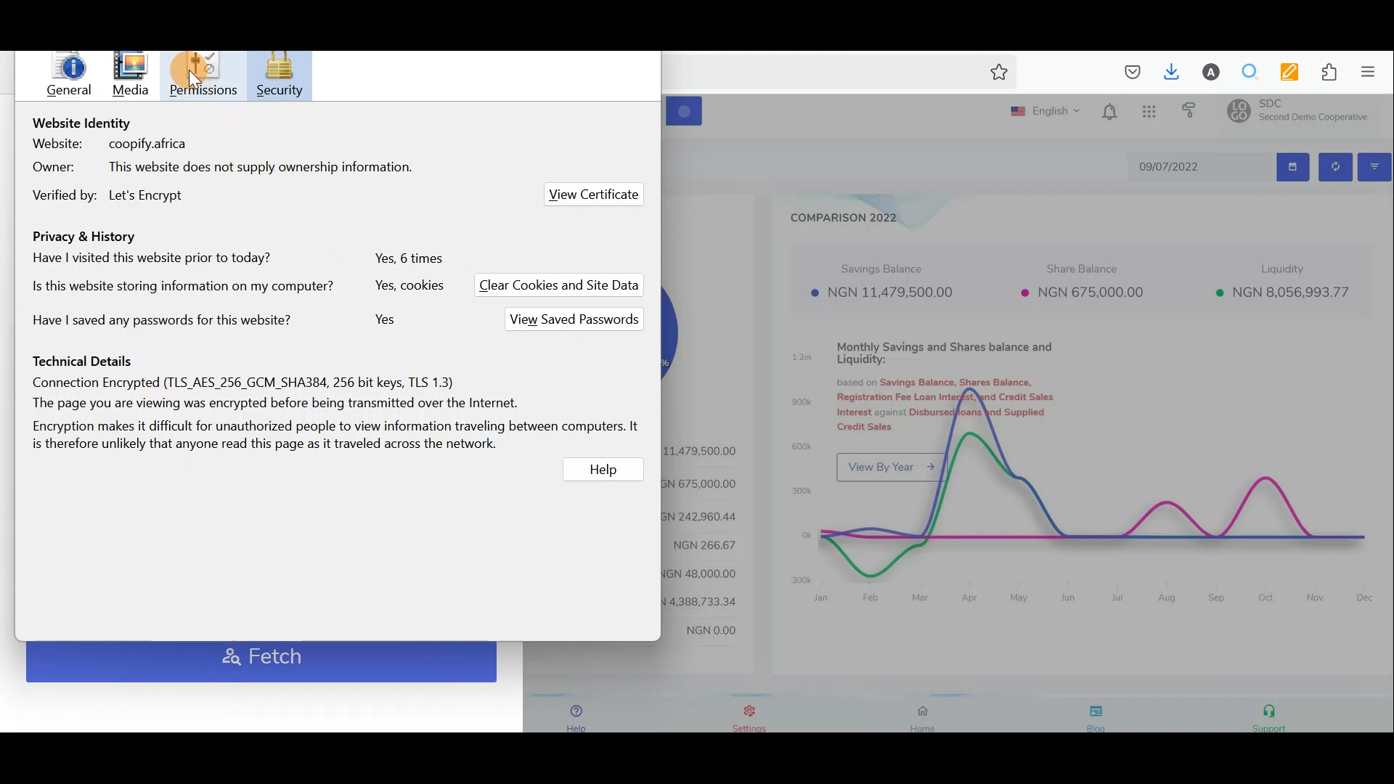  What do you see at coordinates (594, 192) in the screenshot?
I see `View certificate` at bounding box center [594, 192].